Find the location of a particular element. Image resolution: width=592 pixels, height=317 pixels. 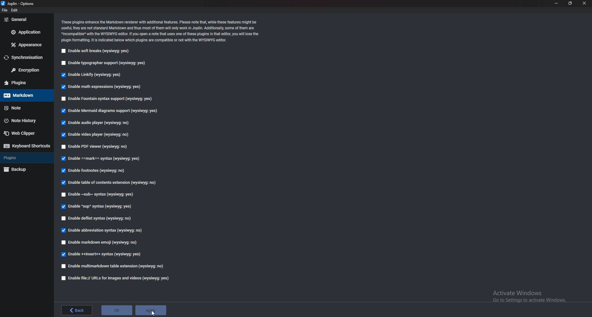

Plugins is located at coordinates (24, 158).